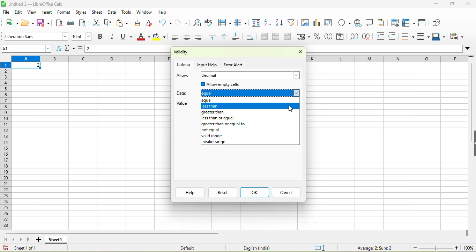 The image size is (476, 252). I want to click on underline, so click(128, 37).